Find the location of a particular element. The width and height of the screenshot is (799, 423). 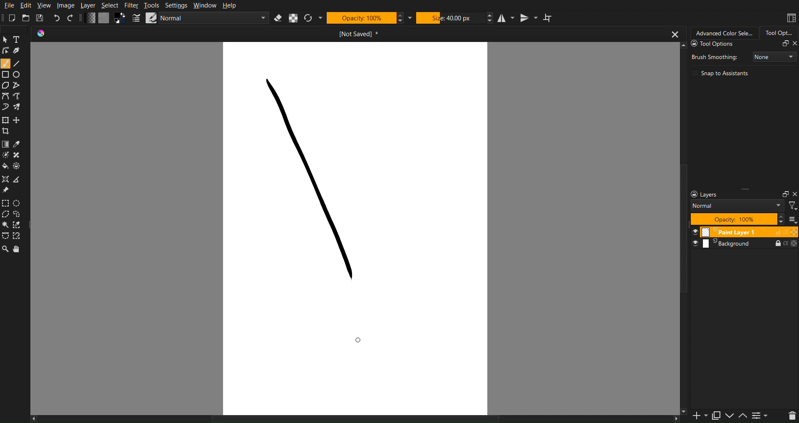

Blemish Fix is located at coordinates (20, 155).